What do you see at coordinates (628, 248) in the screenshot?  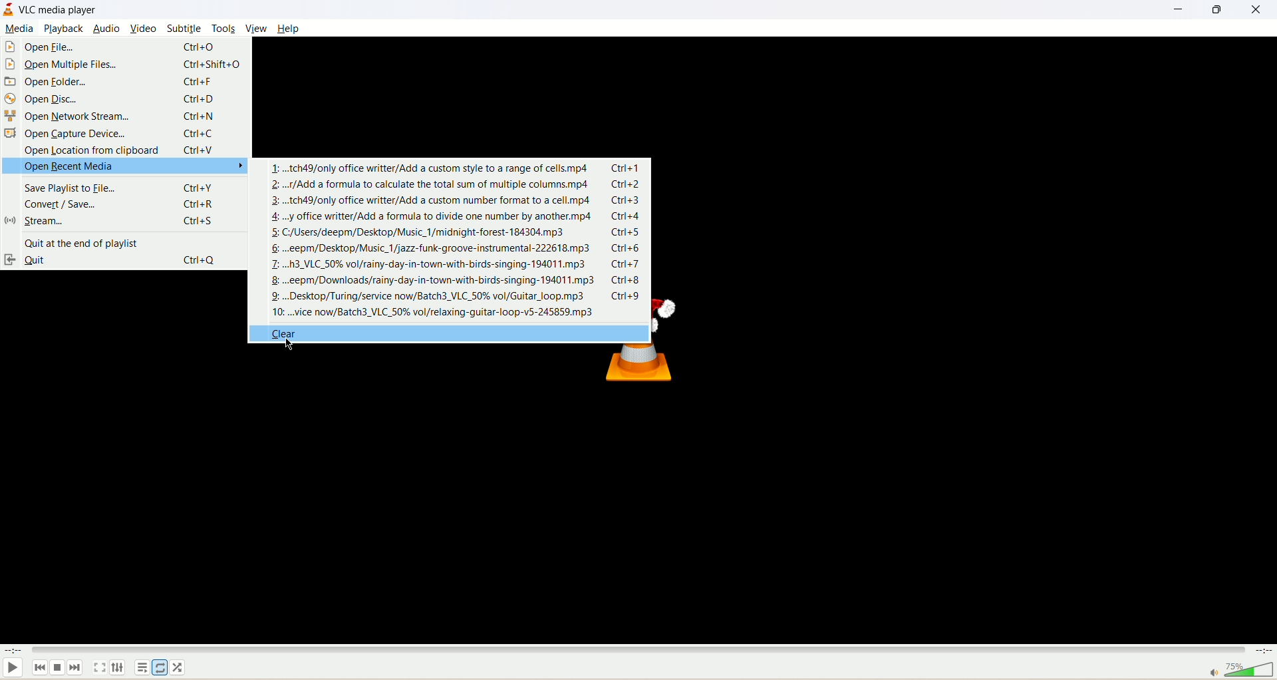 I see `ctrl+6` at bounding box center [628, 248].